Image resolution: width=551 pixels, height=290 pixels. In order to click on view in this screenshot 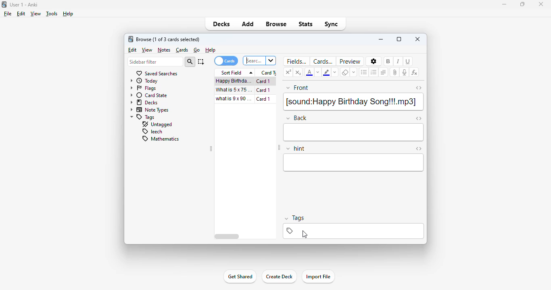, I will do `click(36, 14)`.